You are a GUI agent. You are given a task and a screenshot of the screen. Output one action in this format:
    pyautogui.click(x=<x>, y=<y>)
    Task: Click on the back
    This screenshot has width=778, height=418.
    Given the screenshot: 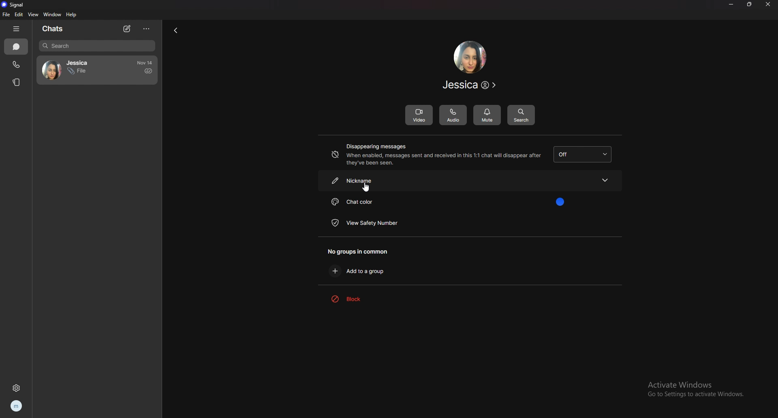 What is the action you would take?
    pyautogui.click(x=175, y=30)
    